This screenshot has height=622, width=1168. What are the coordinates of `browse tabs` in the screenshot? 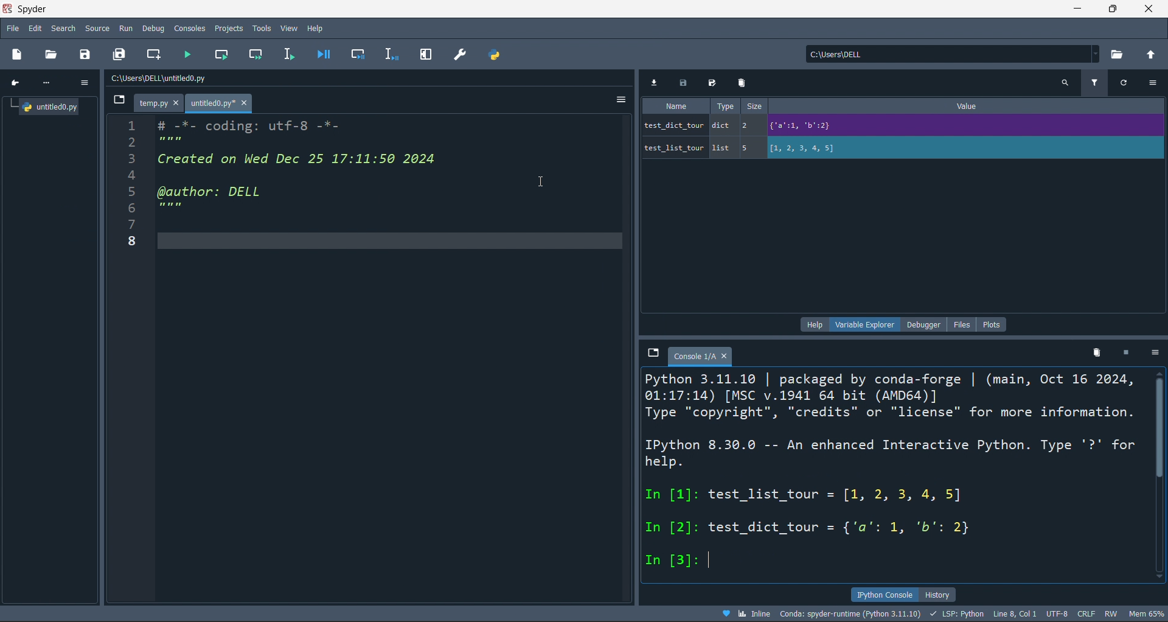 It's located at (653, 352).